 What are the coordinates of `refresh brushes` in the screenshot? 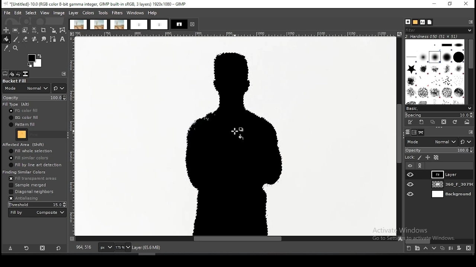 It's located at (454, 122).